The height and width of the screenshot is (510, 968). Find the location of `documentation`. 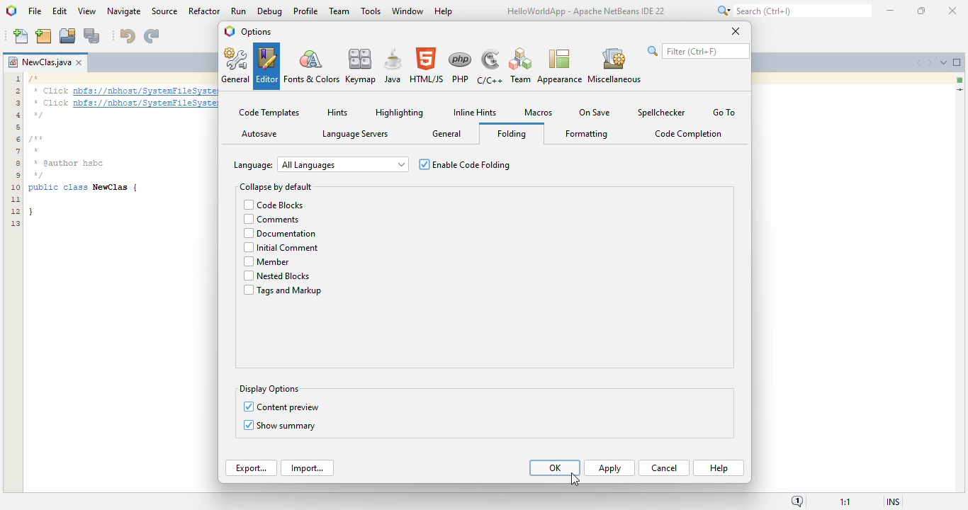

documentation is located at coordinates (278, 234).